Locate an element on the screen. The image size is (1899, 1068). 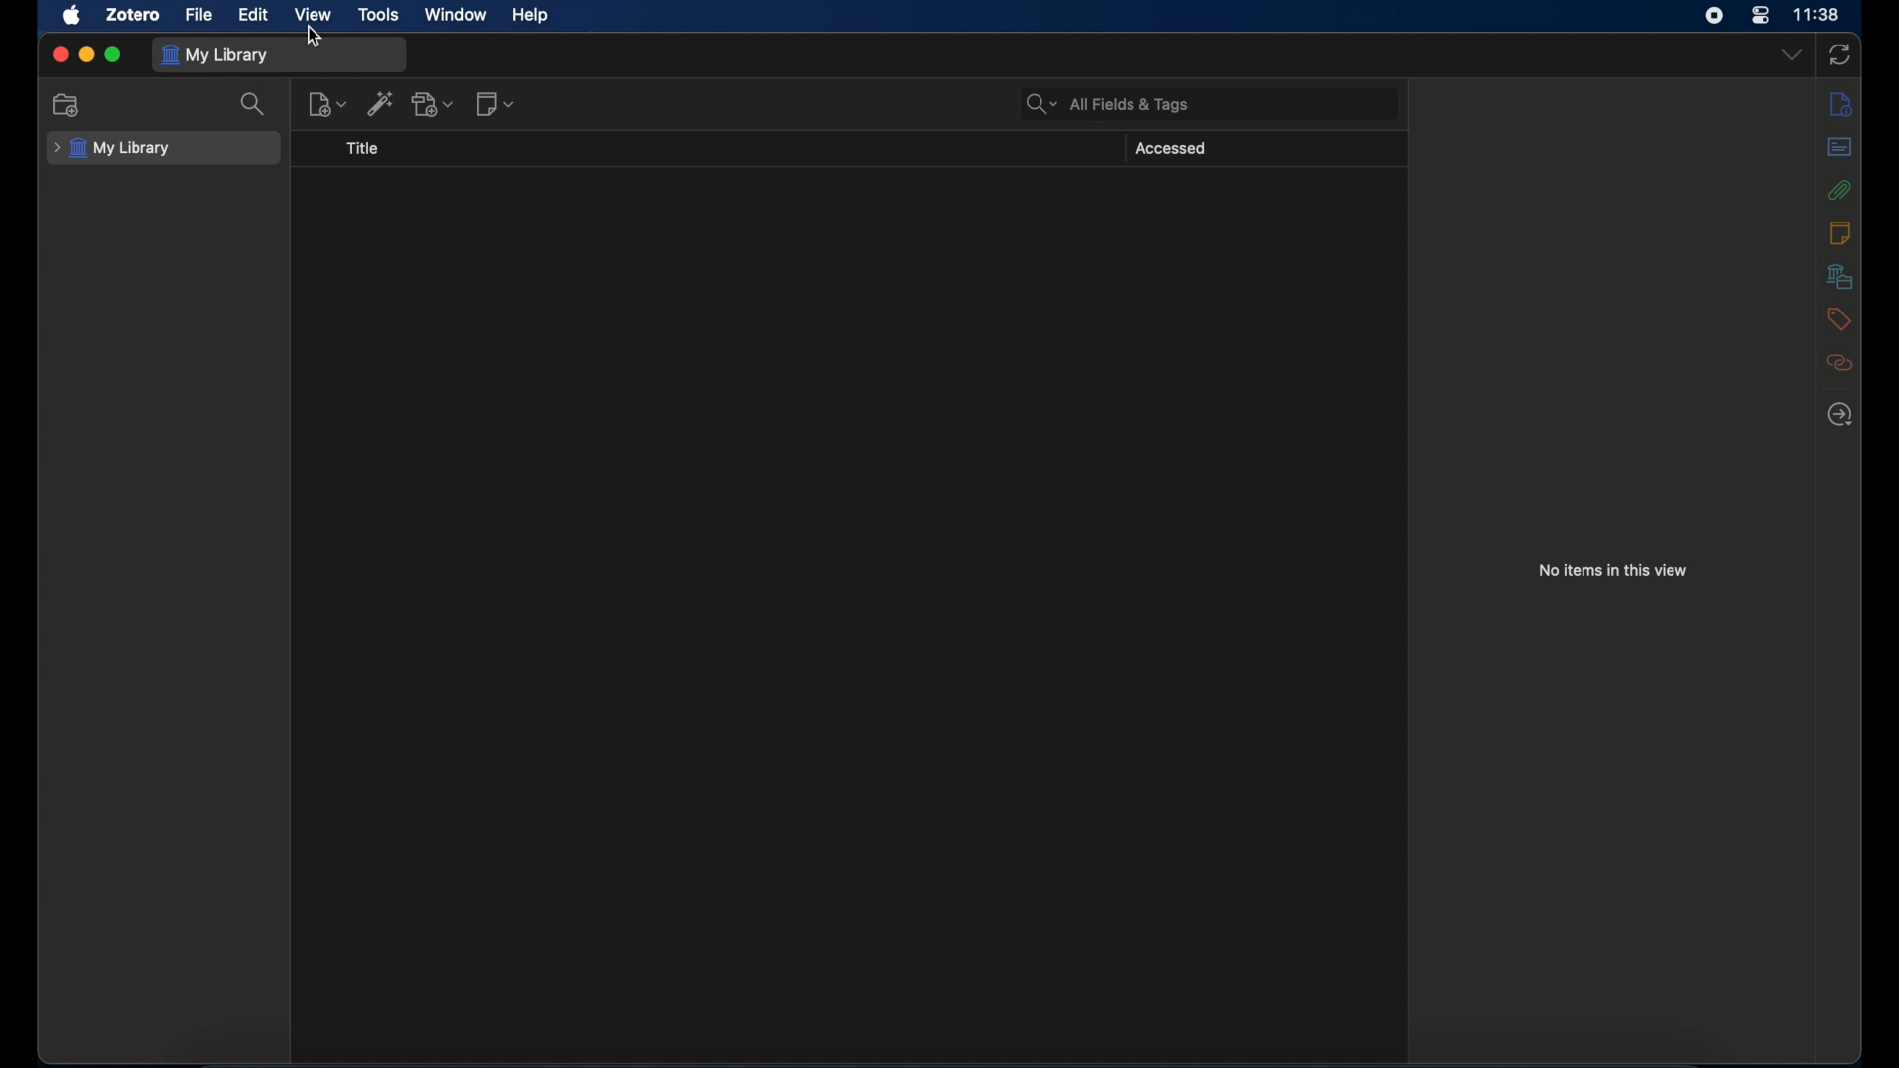
window is located at coordinates (458, 15).